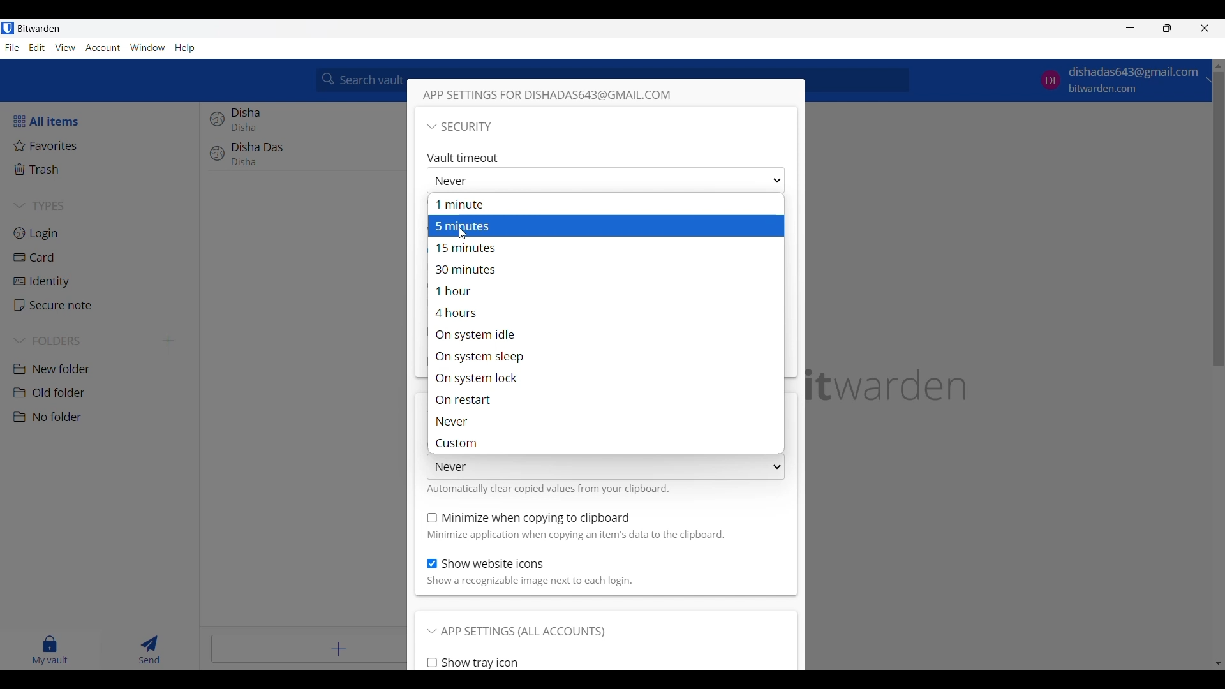  What do you see at coordinates (603, 225) in the screenshot?
I see `5 minutes` at bounding box center [603, 225].